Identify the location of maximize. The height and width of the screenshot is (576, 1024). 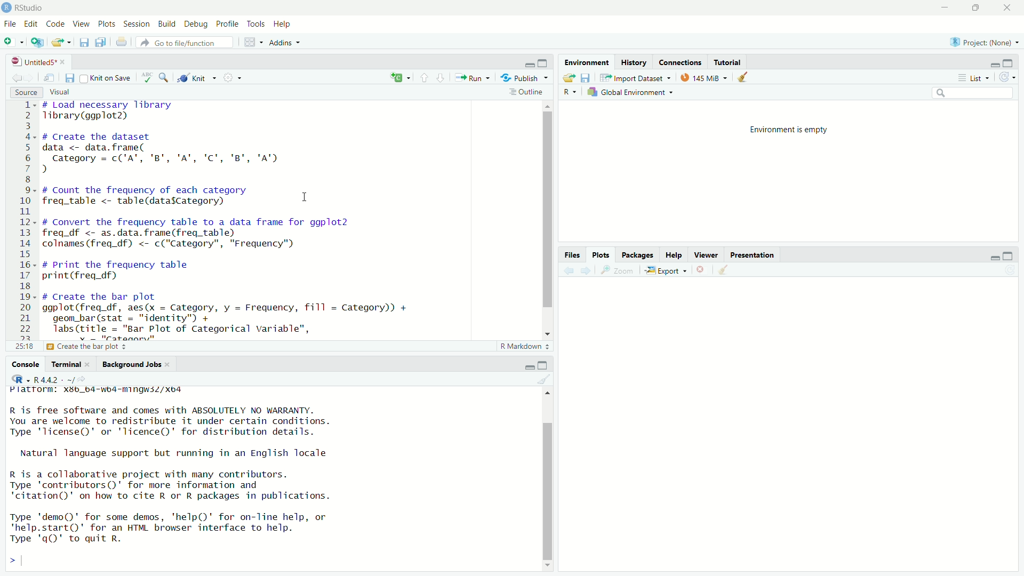
(546, 63).